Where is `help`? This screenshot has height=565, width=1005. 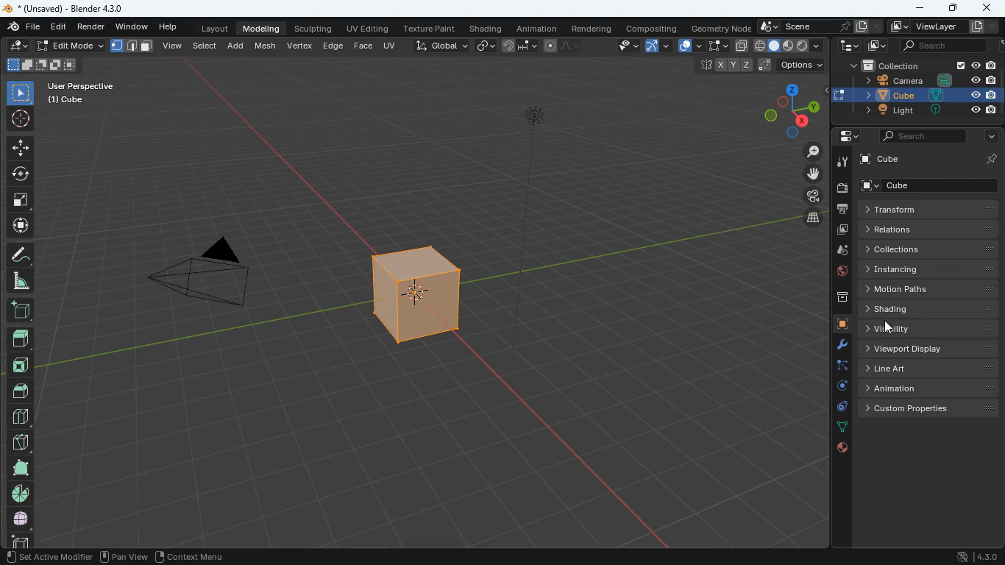
help is located at coordinates (168, 27).